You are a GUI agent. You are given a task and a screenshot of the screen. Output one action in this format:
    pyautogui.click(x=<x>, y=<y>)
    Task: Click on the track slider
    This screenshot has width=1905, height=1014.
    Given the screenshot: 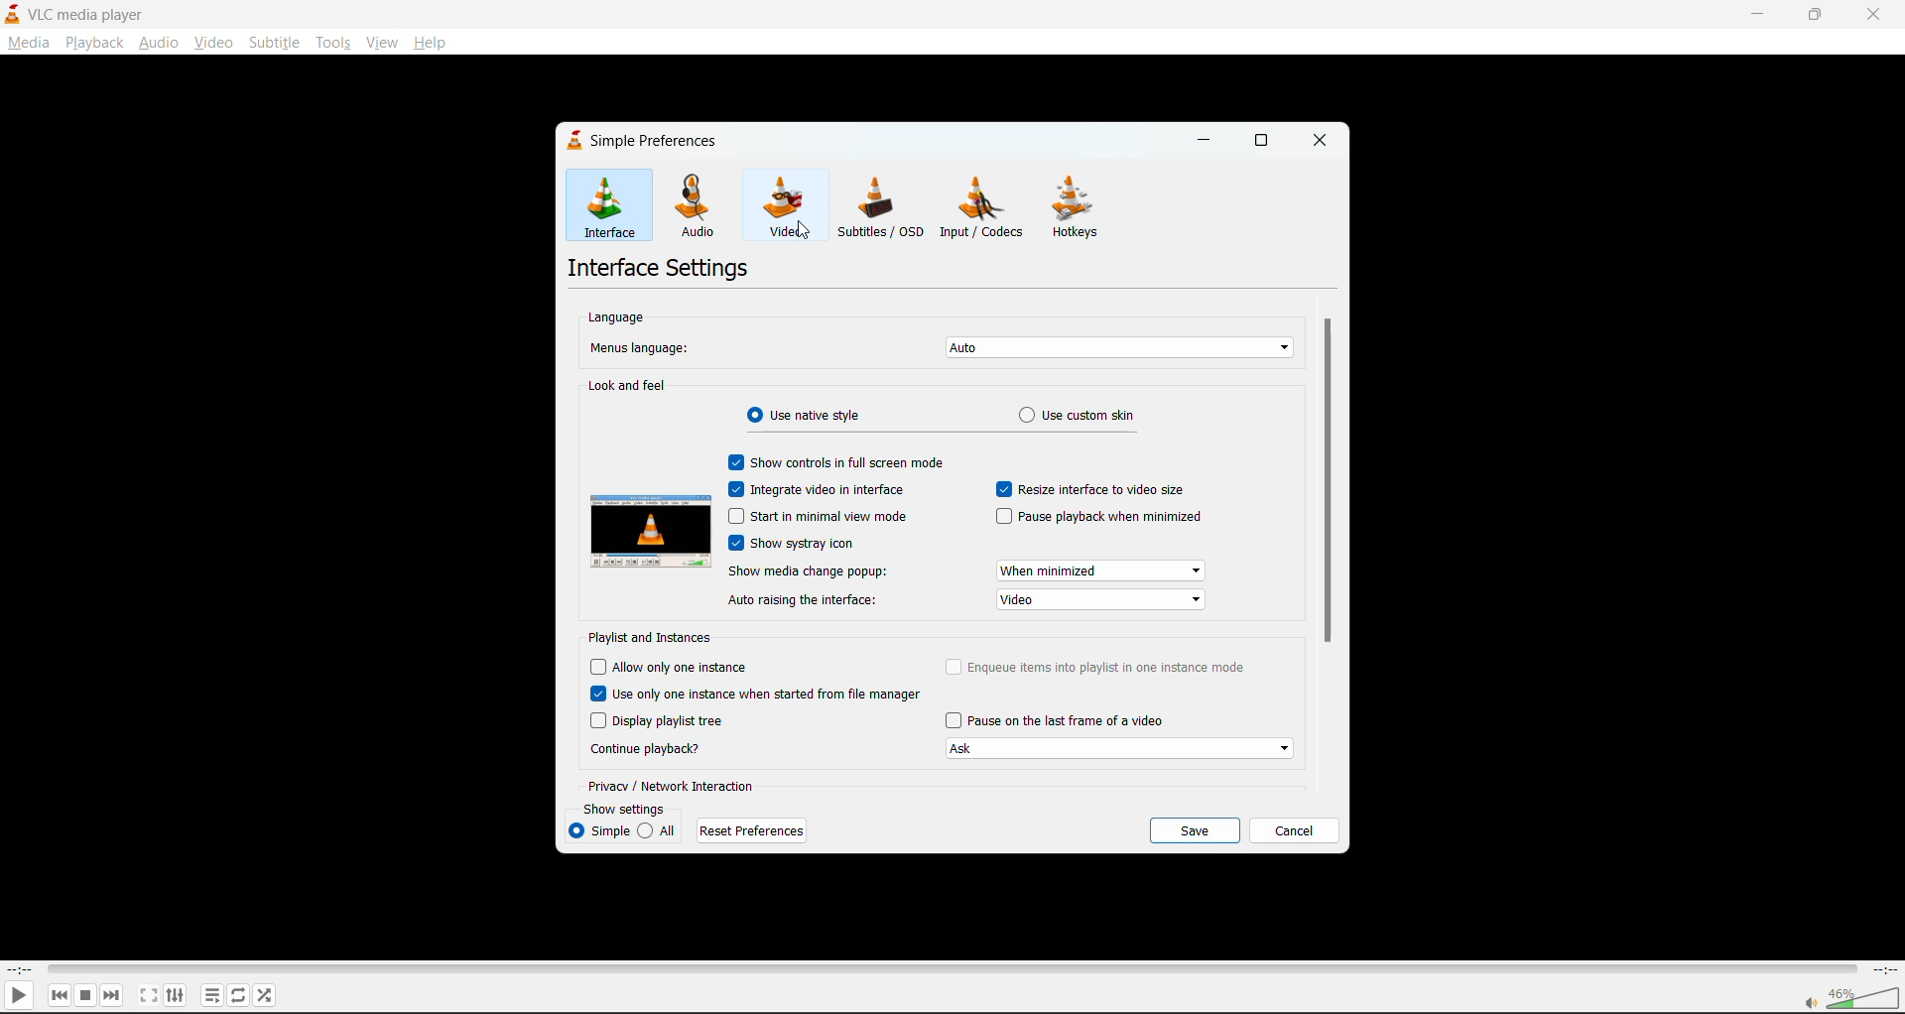 What is the action you would take?
    pyautogui.click(x=947, y=967)
    